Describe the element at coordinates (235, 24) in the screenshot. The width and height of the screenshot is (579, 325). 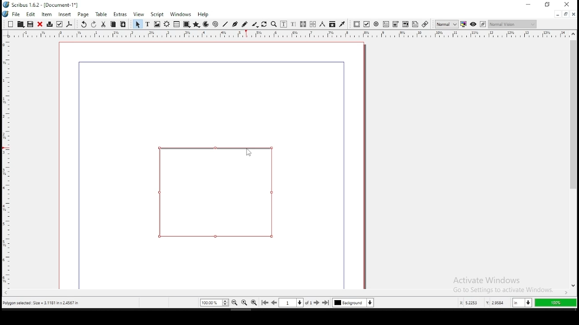
I see `bezier curve` at that location.